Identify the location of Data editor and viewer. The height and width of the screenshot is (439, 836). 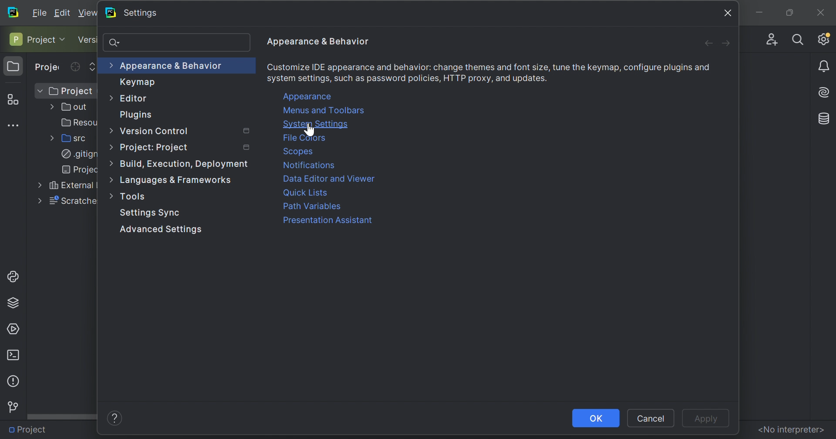
(330, 179).